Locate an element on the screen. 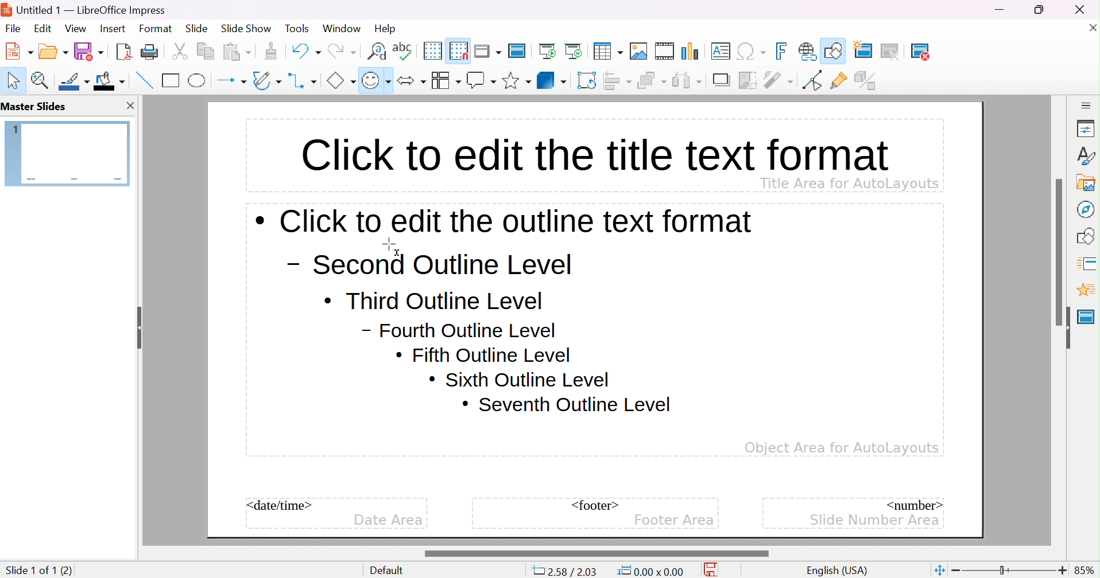  connectors is located at coordinates (303, 80).